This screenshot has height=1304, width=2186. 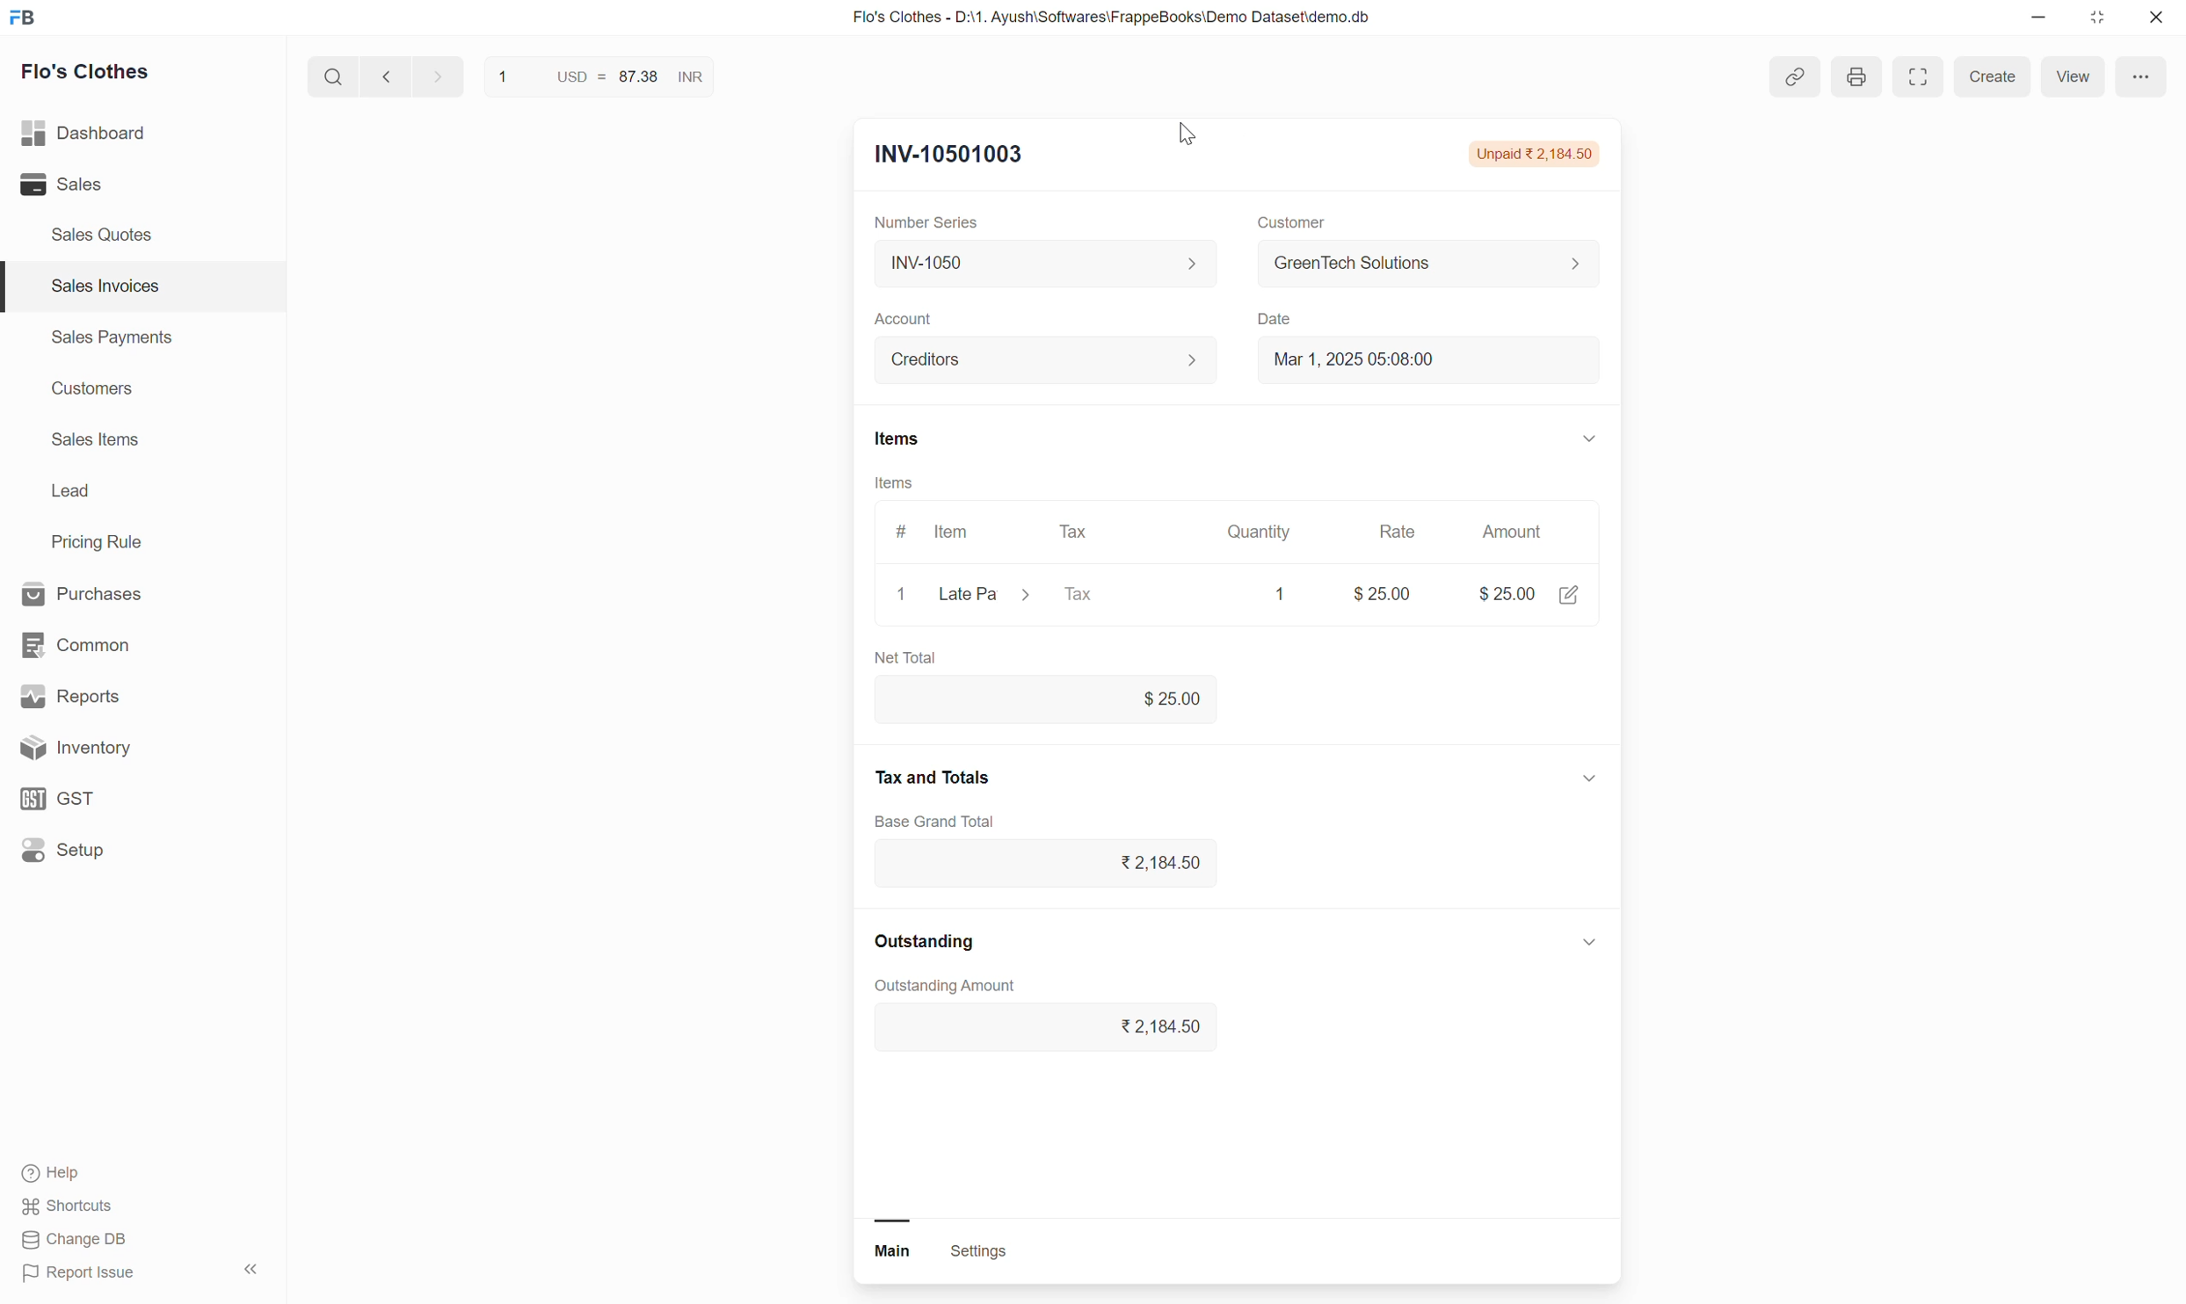 I want to click on Rate, so click(x=1399, y=528).